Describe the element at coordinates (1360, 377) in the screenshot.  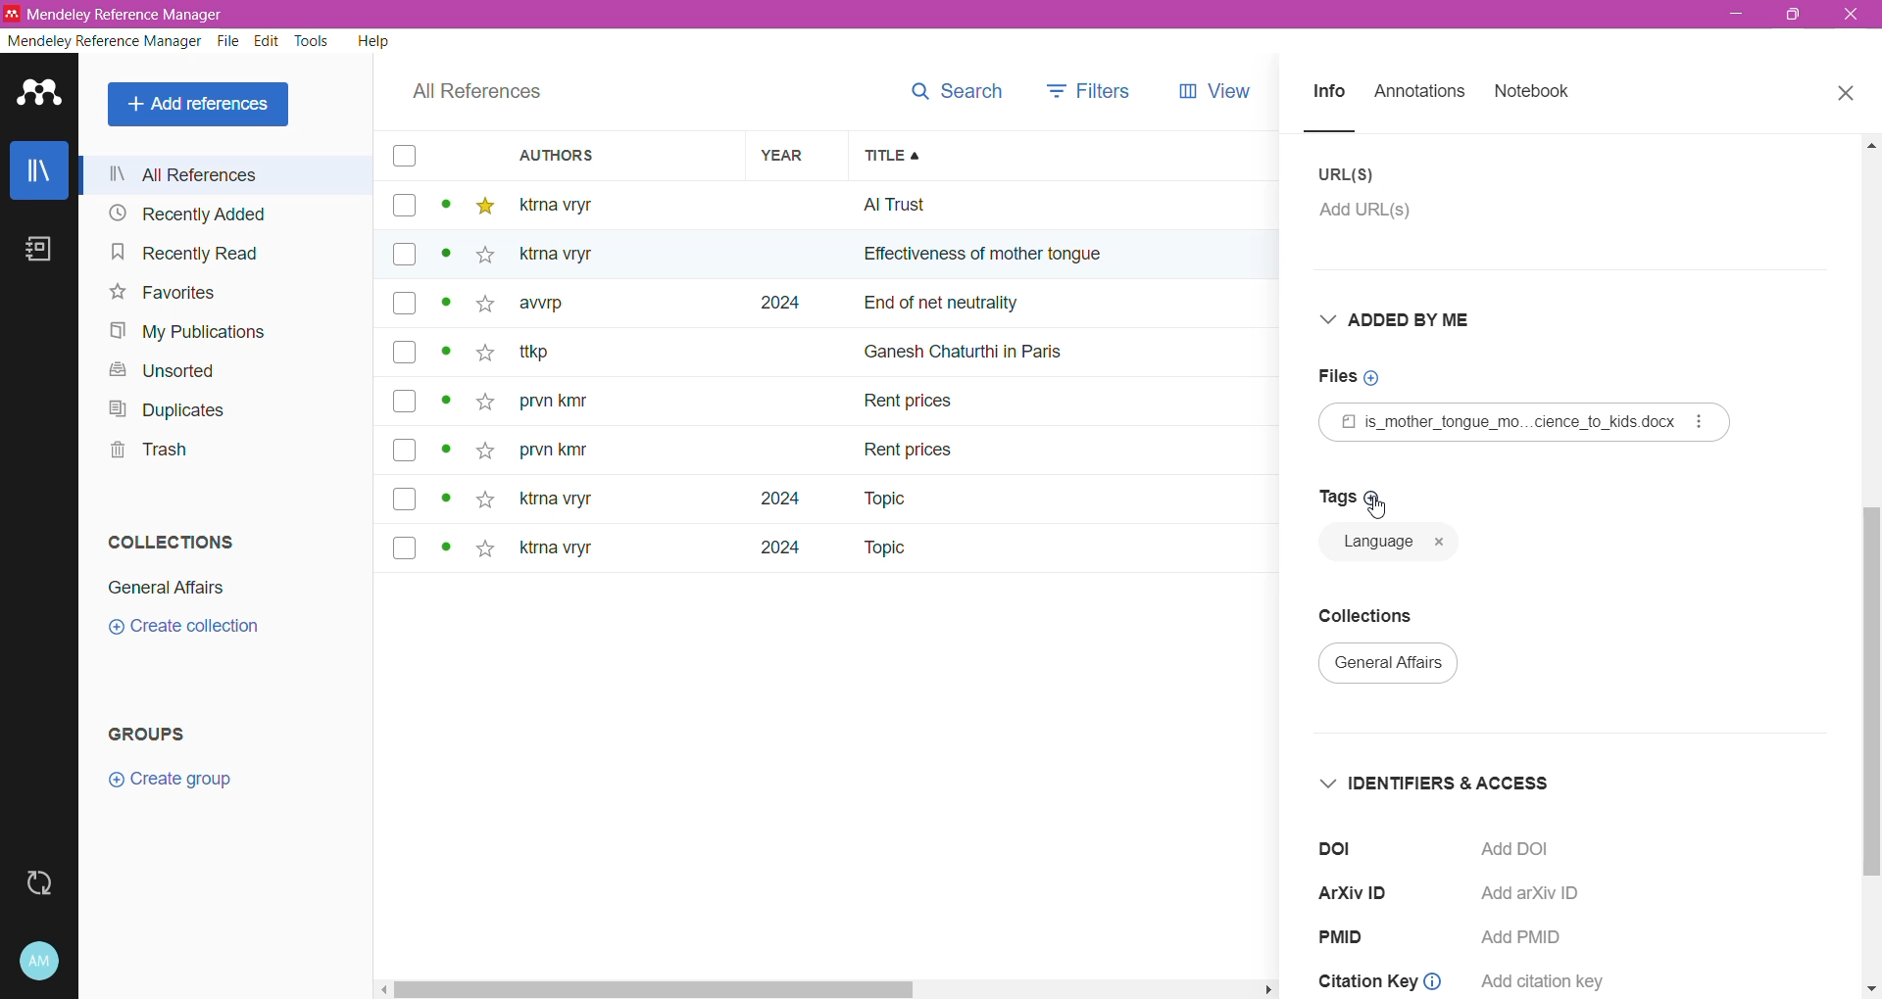
I see `Click to add Files` at that location.